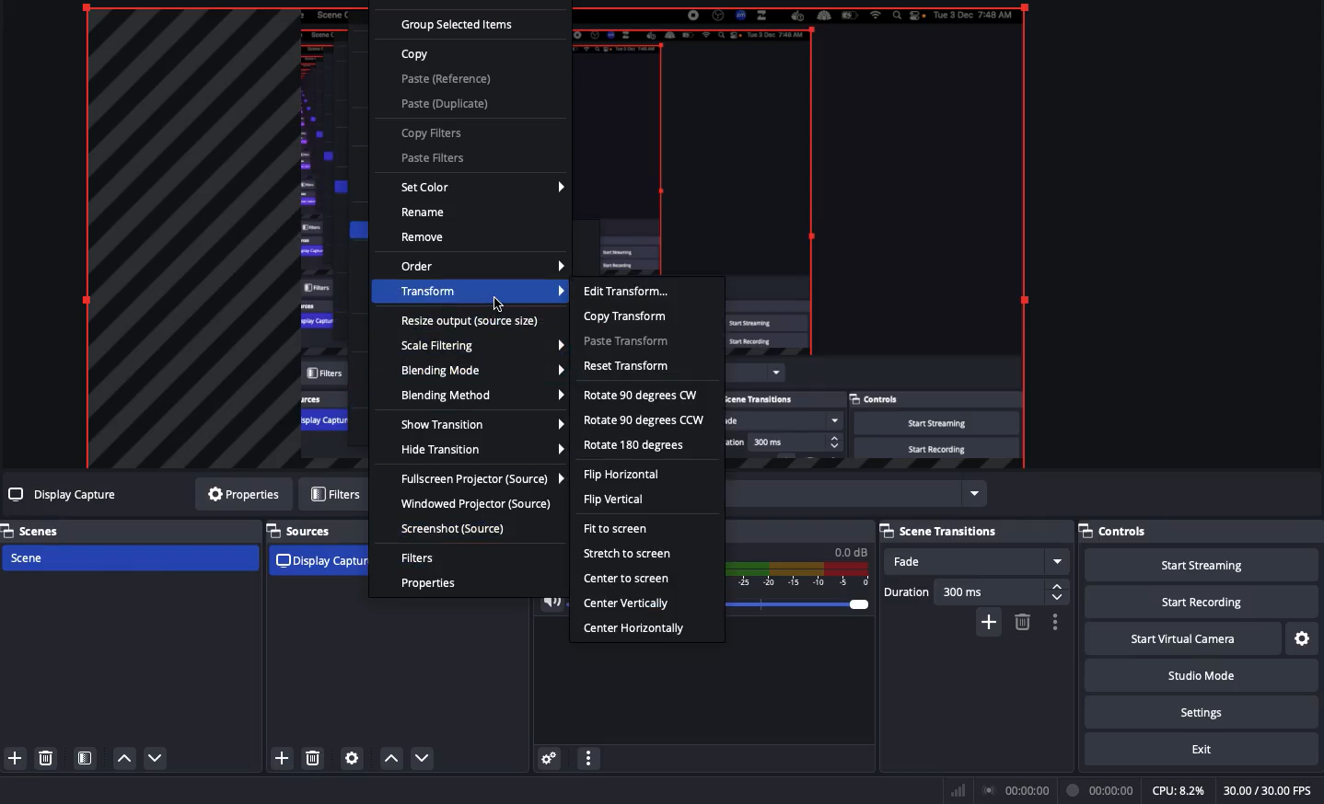 The width and height of the screenshot is (1324, 804). I want to click on Settings, so click(354, 759).